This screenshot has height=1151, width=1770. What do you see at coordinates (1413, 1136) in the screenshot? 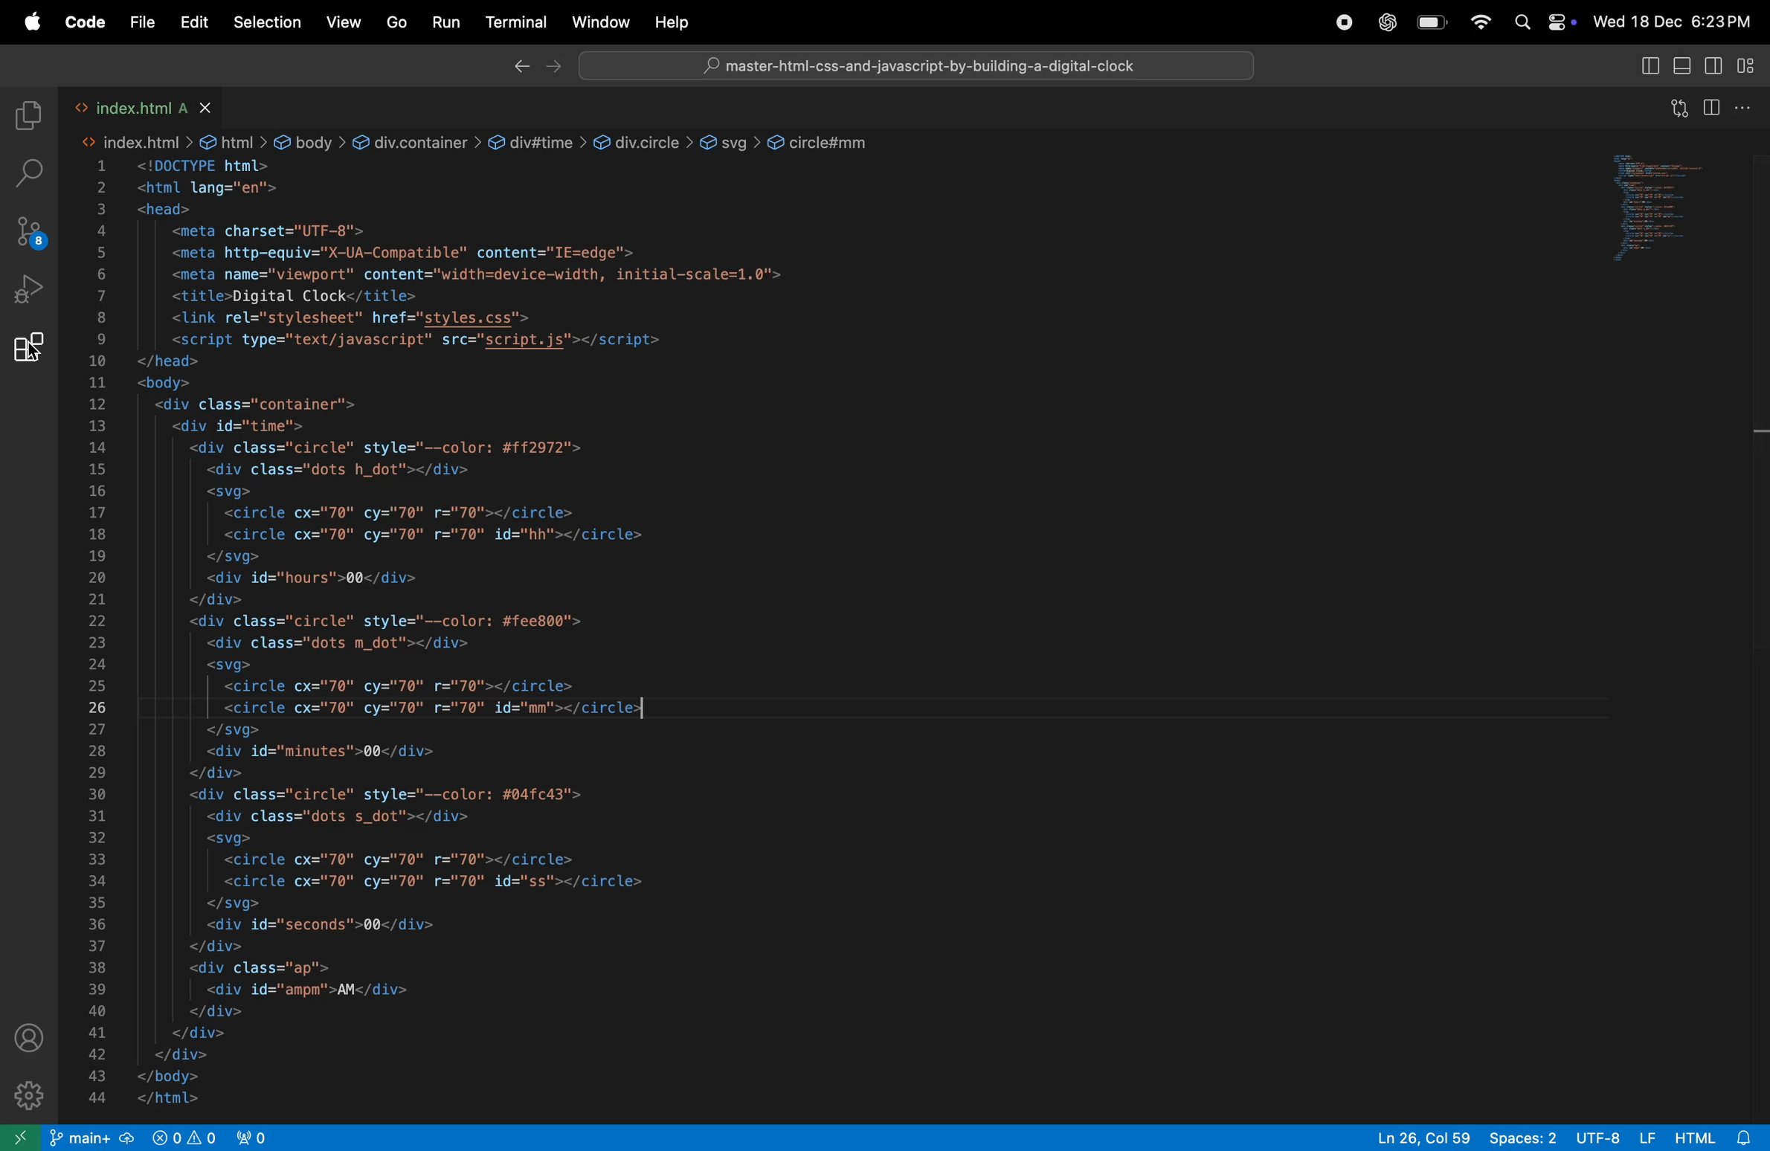
I see `ln col 59` at bounding box center [1413, 1136].